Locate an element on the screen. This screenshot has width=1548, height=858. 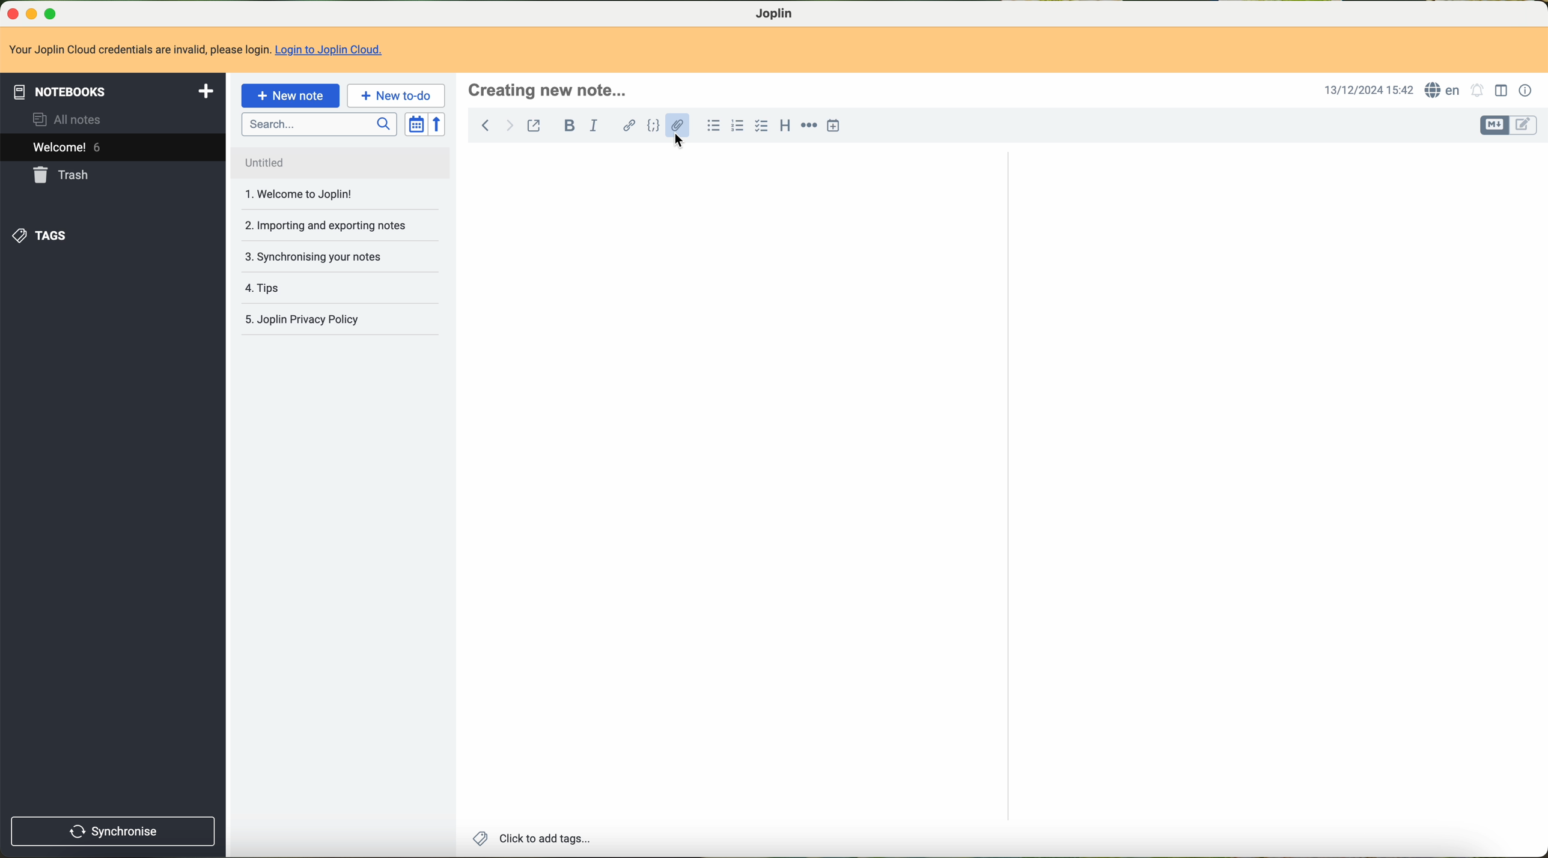
tips is located at coordinates (259, 288).